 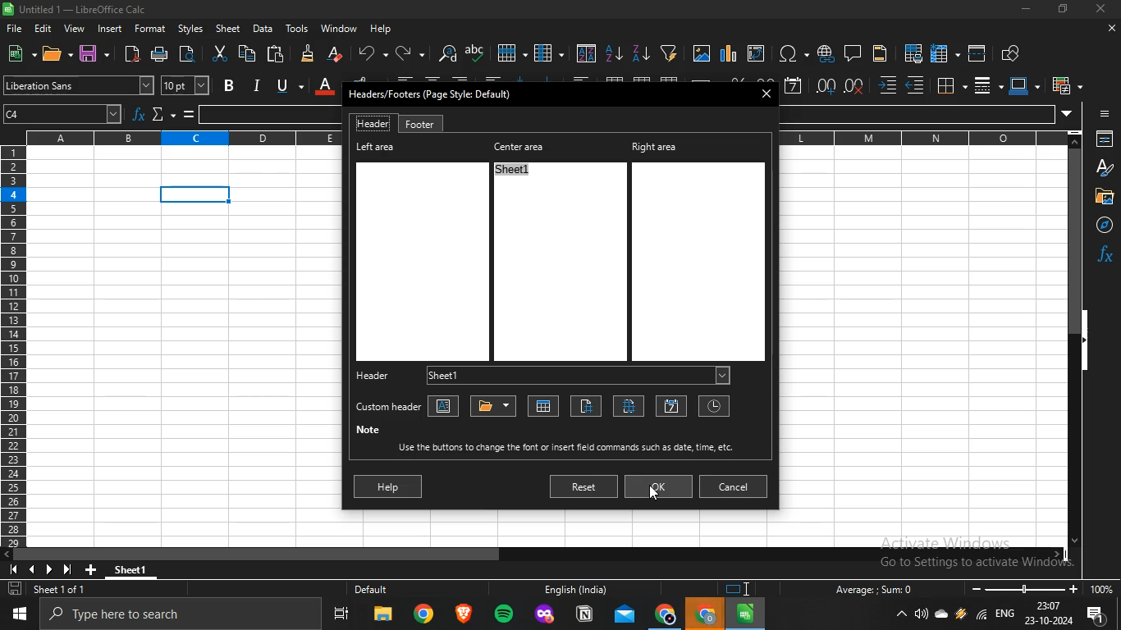 I want to click on text attributes, so click(x=446, y=406).